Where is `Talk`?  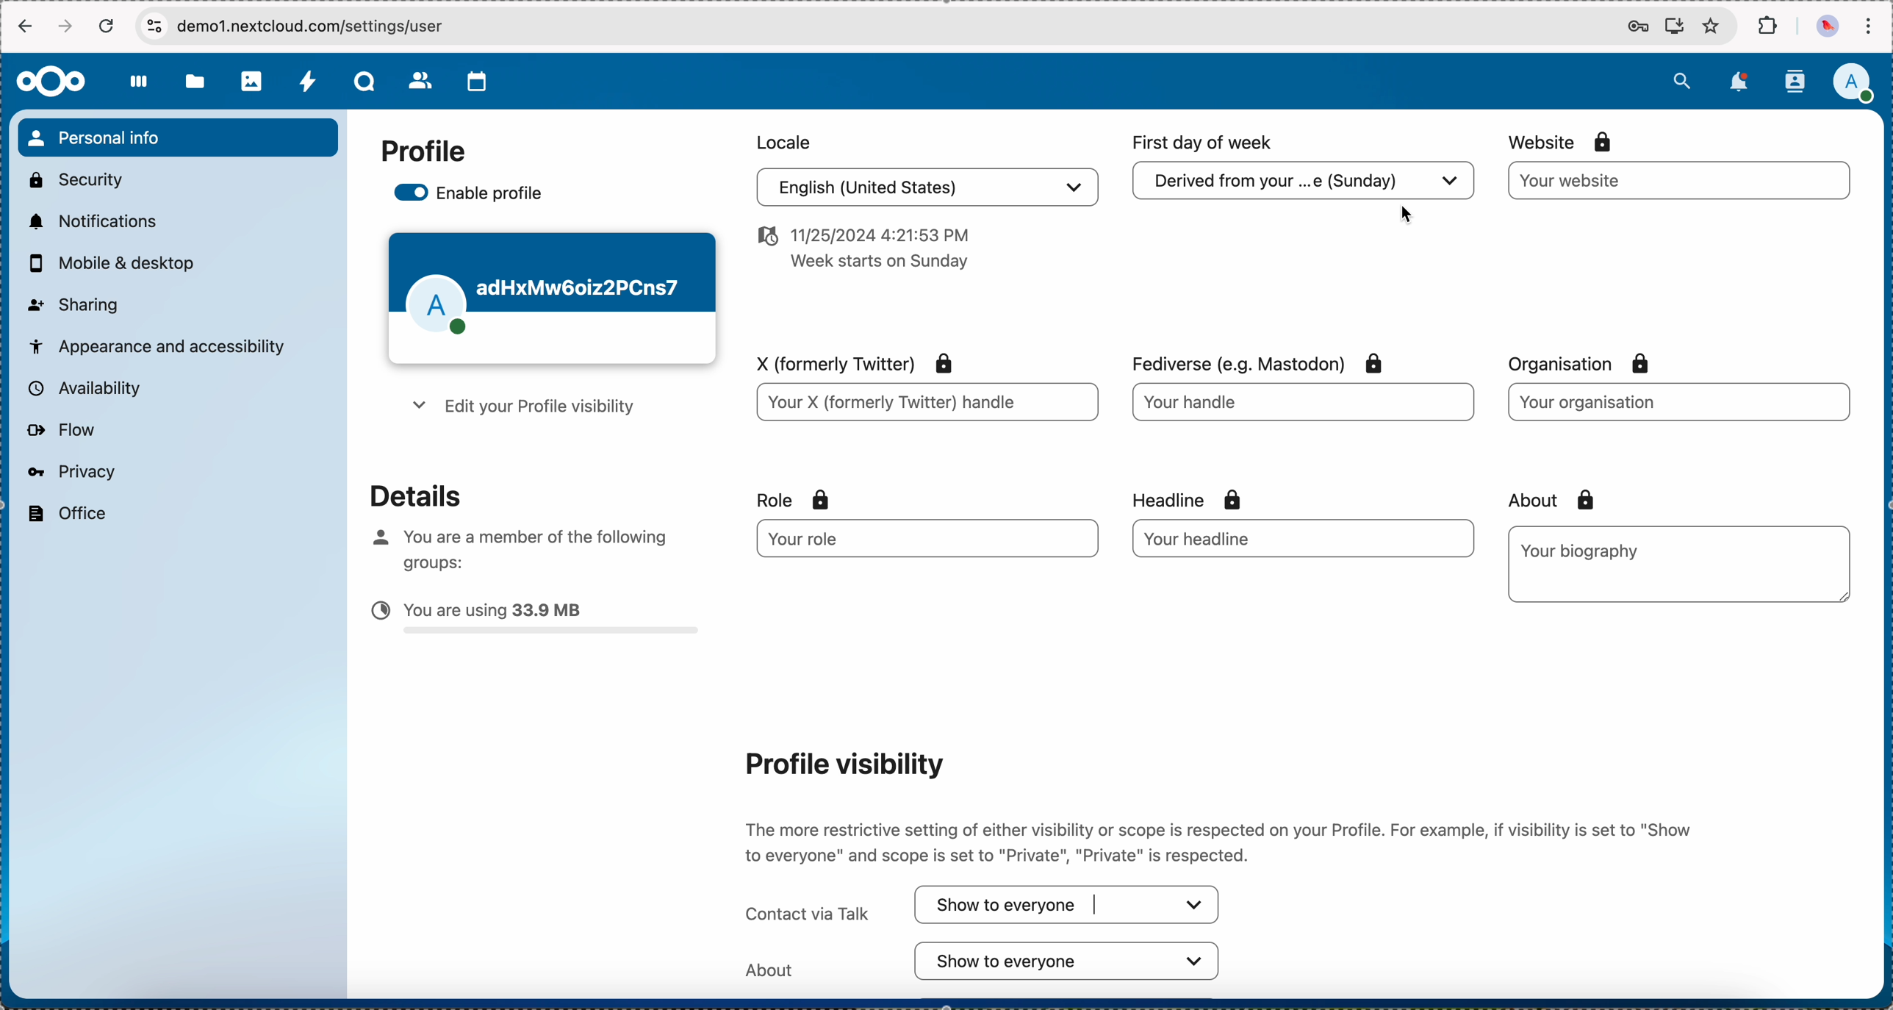 Talk is located at coordinates (367, 83).